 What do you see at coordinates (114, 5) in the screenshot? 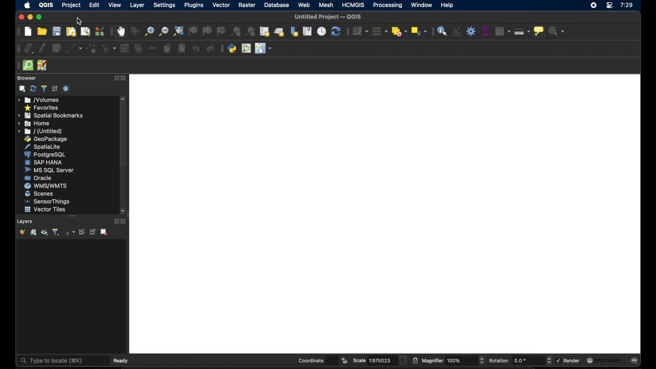
I see `view` at bounding box center [114, 5].